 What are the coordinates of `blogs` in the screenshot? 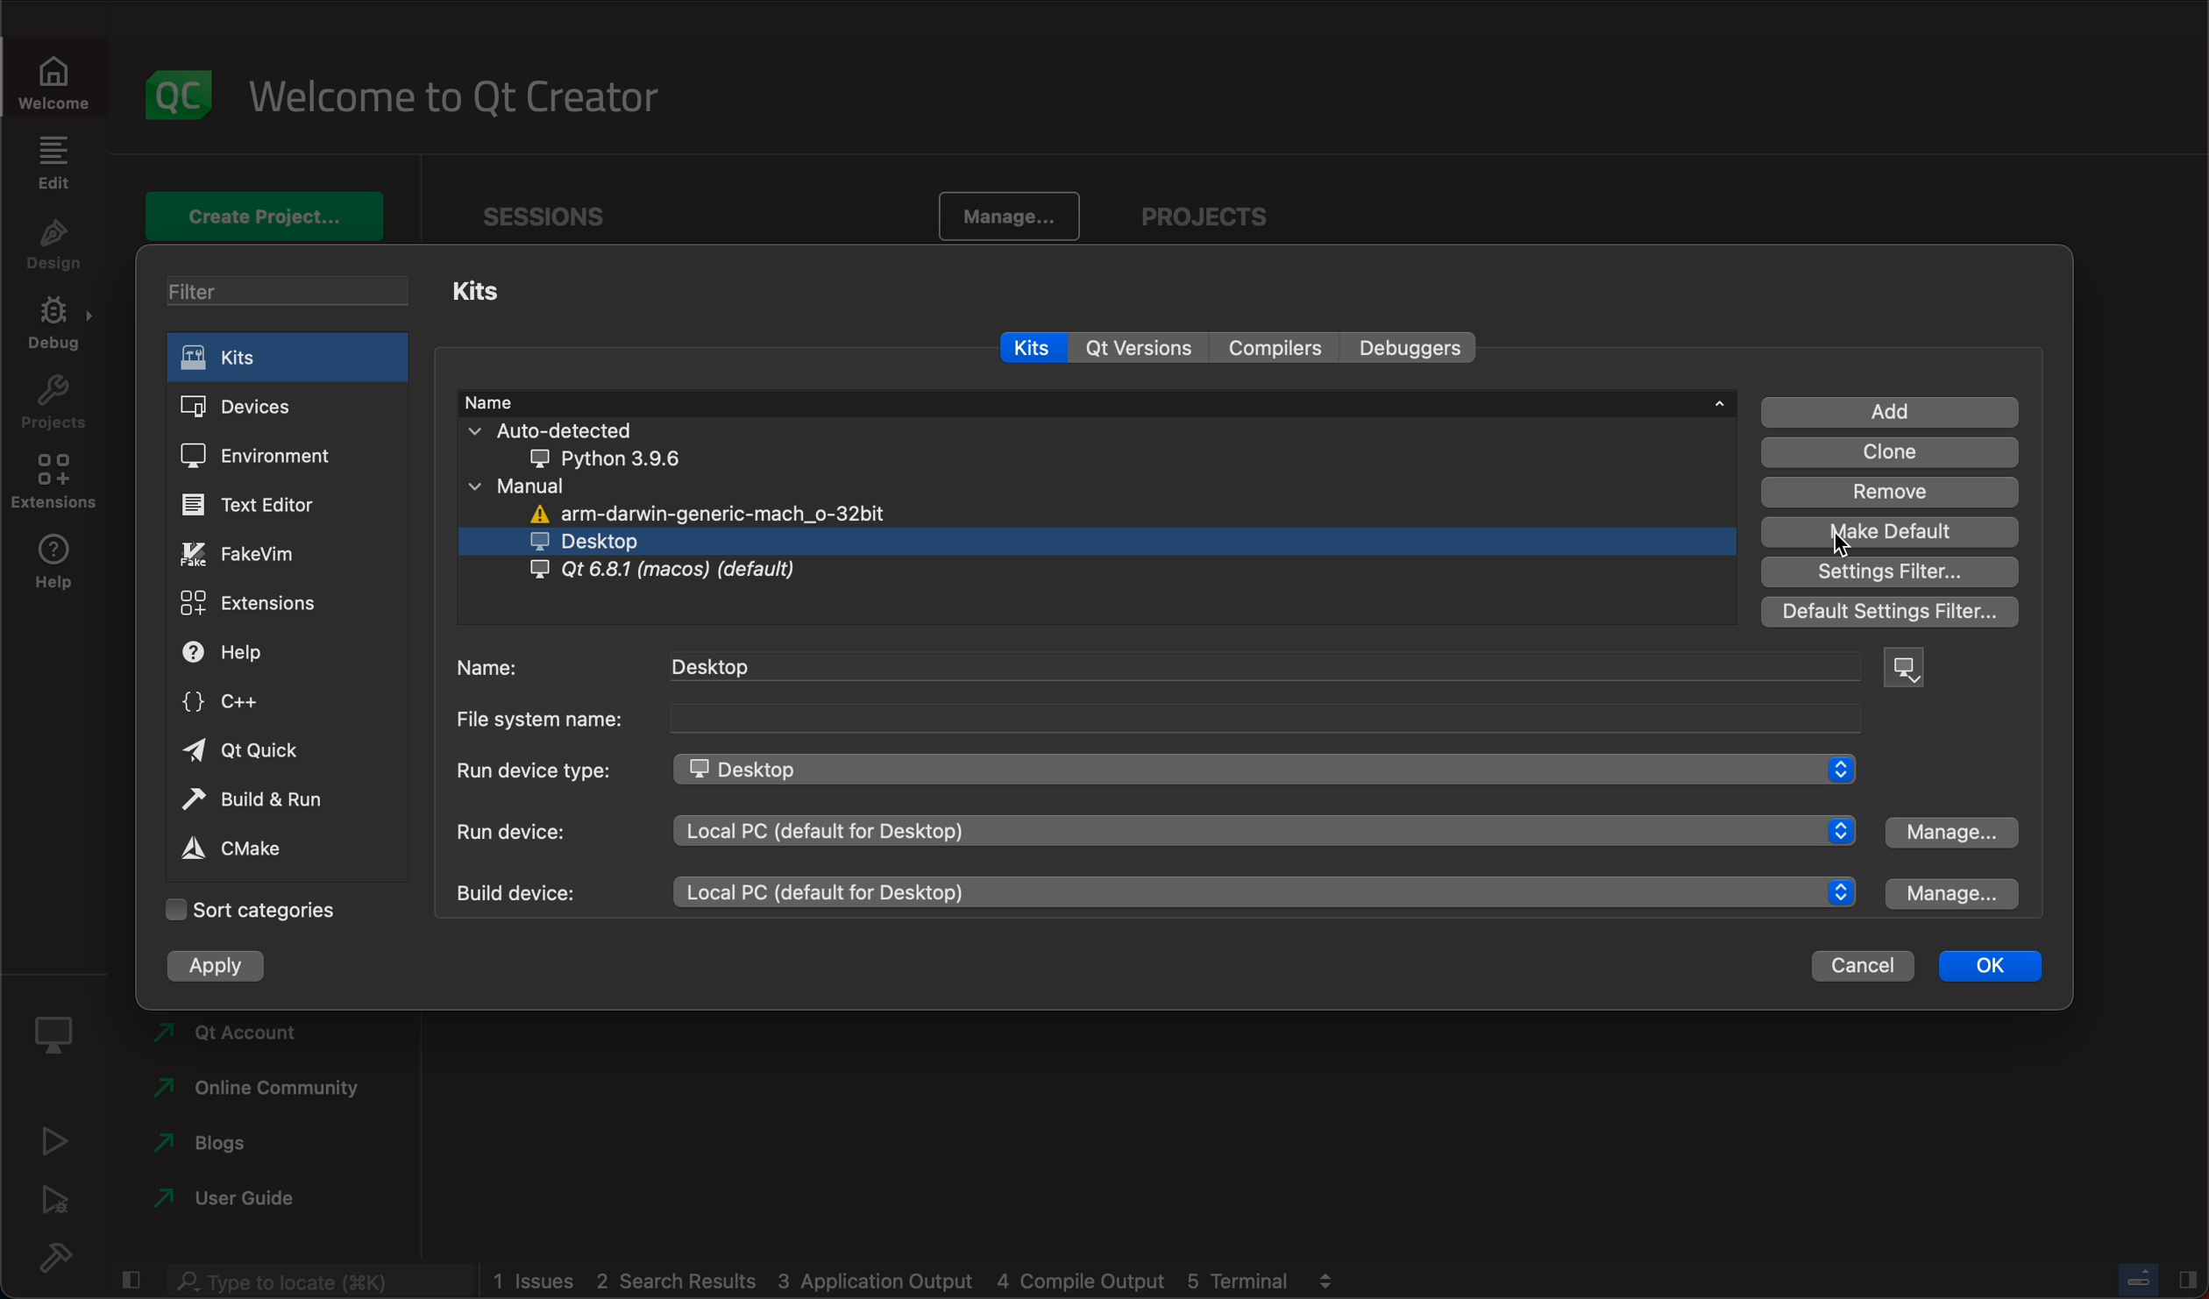 It's located at (208, 1142).